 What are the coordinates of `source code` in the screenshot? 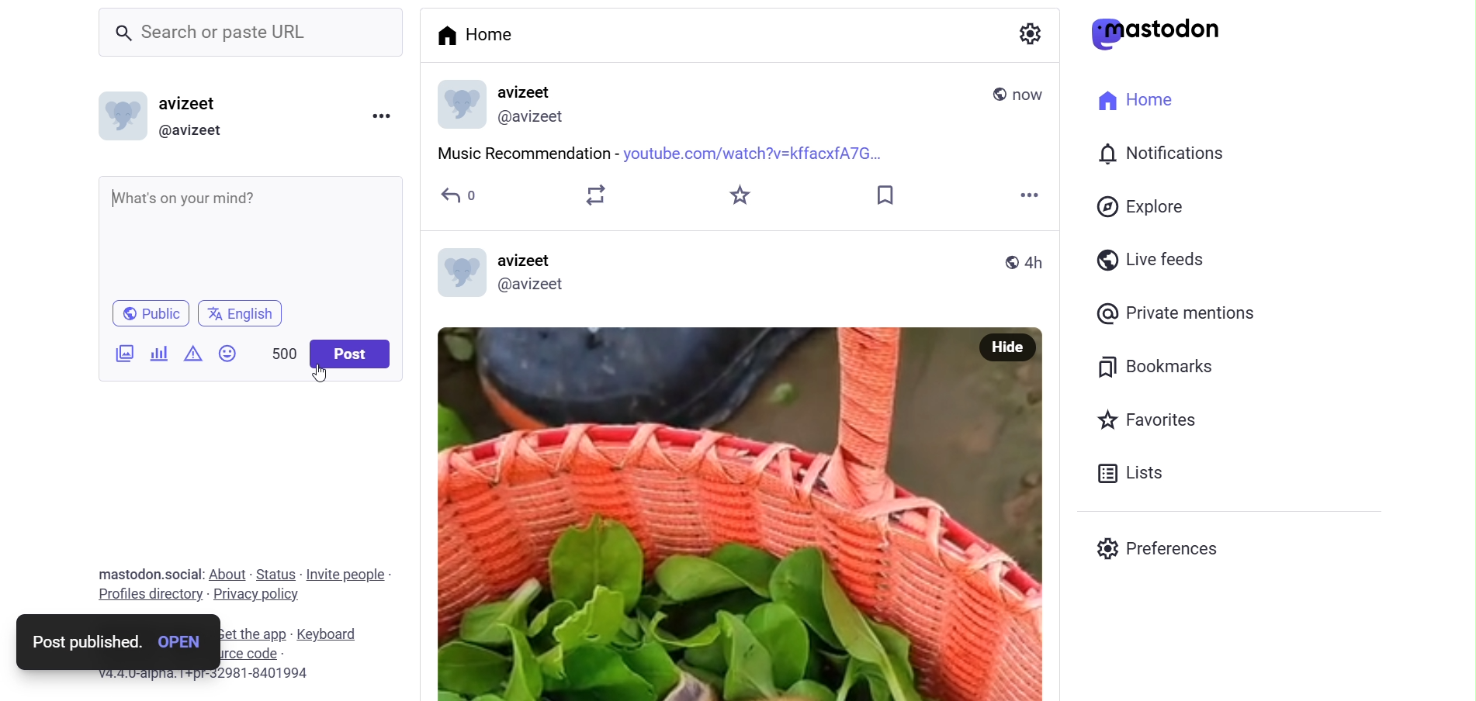 It's located at (286, 653).